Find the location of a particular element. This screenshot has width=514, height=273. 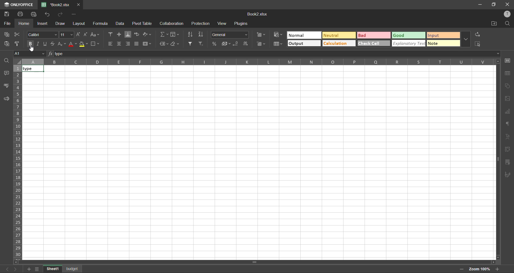

decrease decimal is located at coordinates (237, 44).